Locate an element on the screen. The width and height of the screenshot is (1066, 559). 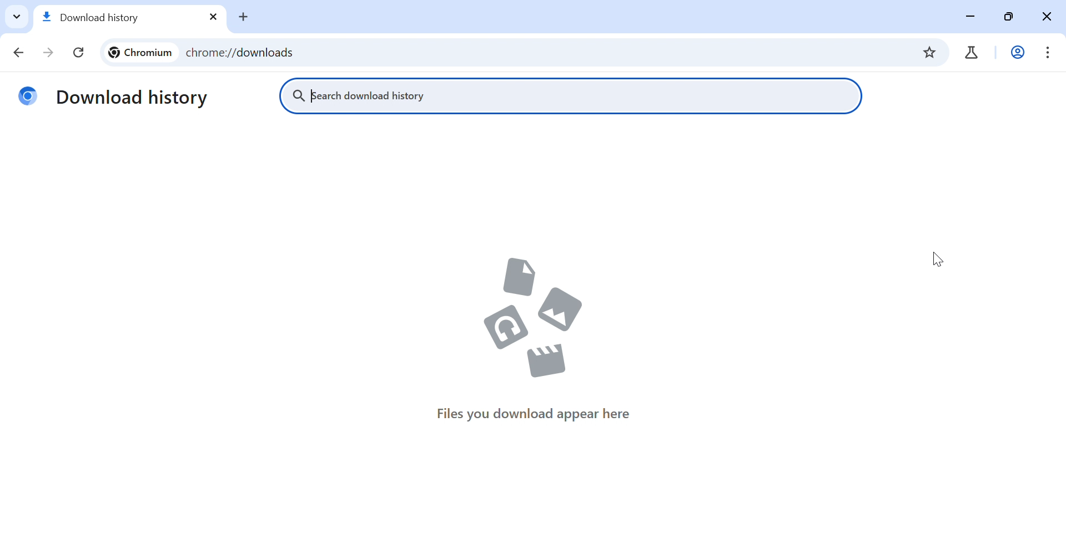
Download history is located at coordinates (135, 98).